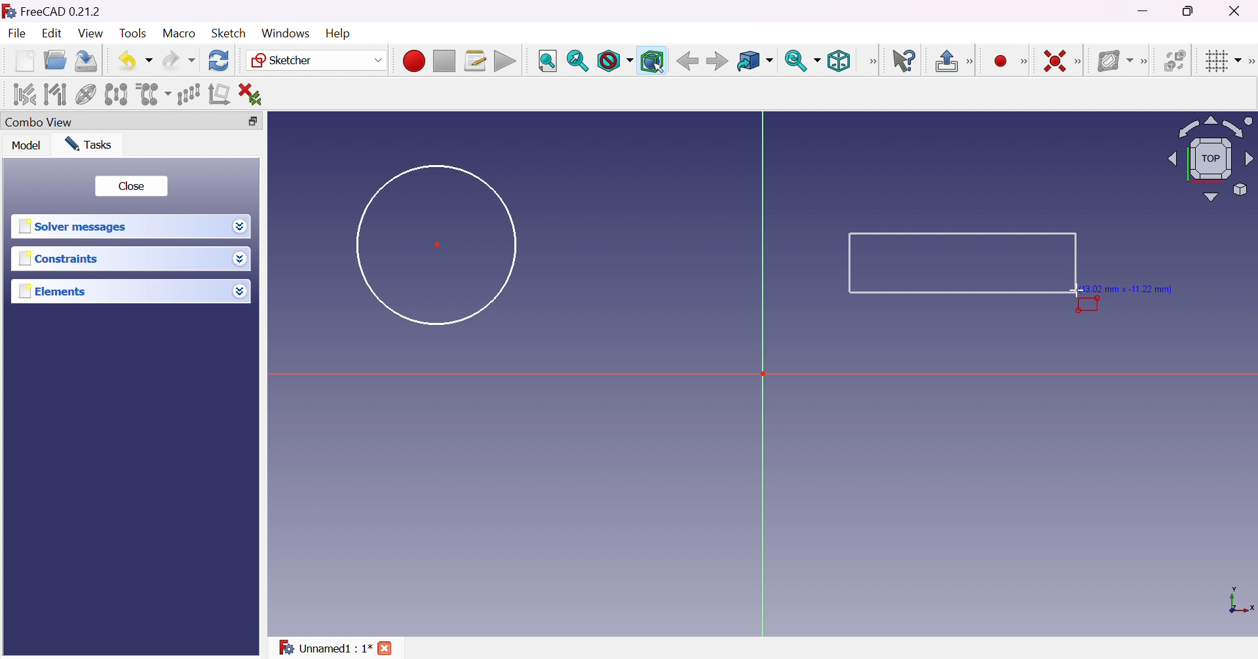 Image resolution: width=1258 pixels, height=659 pixels. Describe the element at coordinates (26, 145) in the screenshot. I see `Model` at that location.